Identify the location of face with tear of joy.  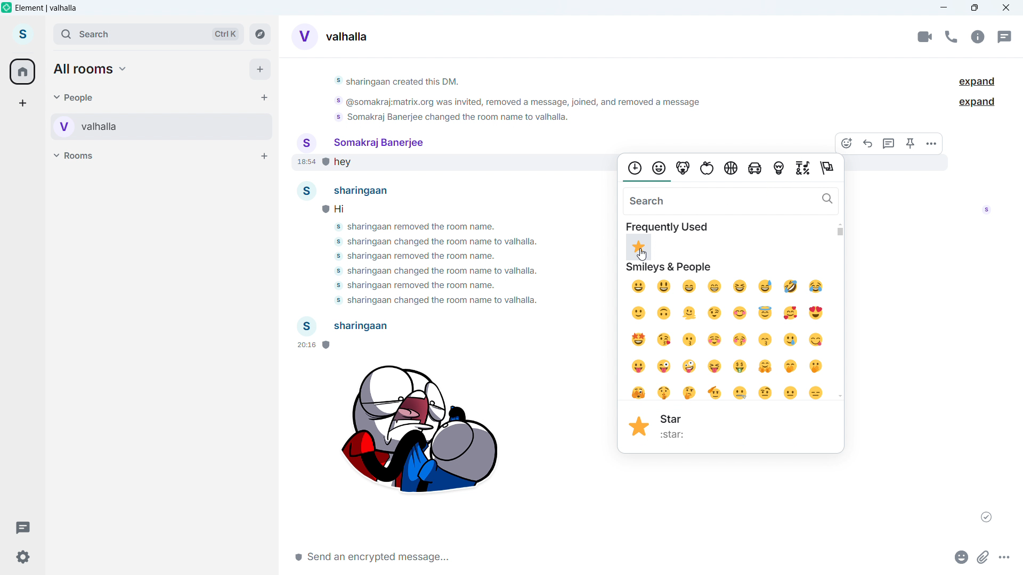
(818, 287).